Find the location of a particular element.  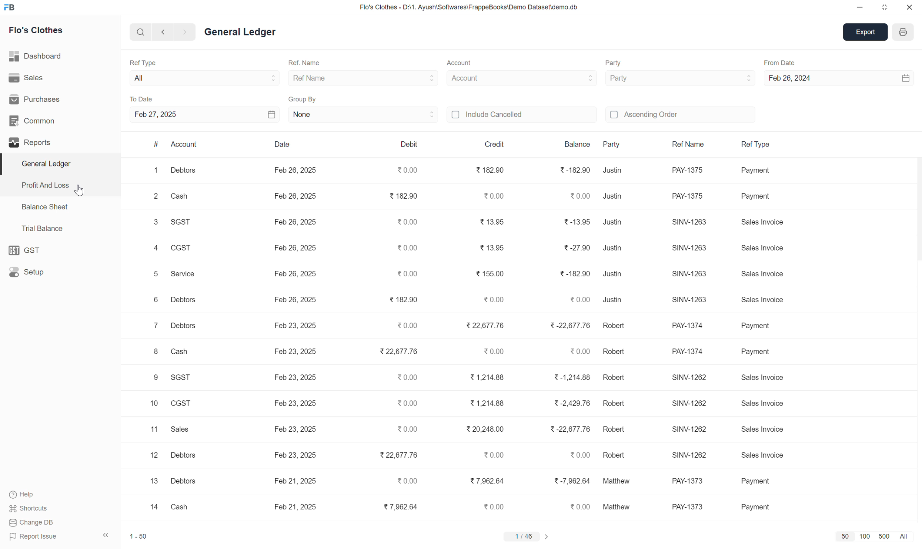

₹0.00 is located at coordinates (407, 430).